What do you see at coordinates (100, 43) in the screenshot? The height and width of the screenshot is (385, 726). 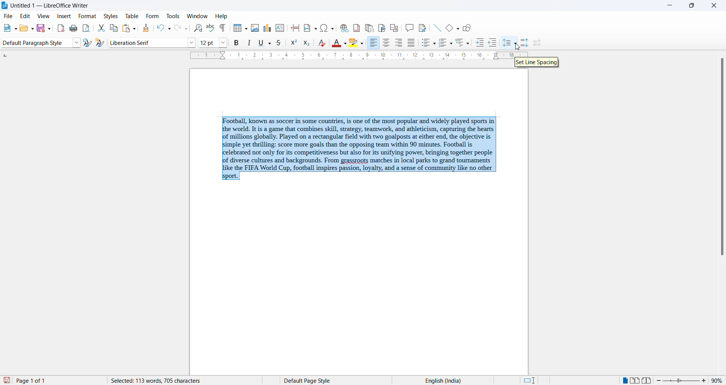 I see `create new style from selections` at bounding box center [100, 43].